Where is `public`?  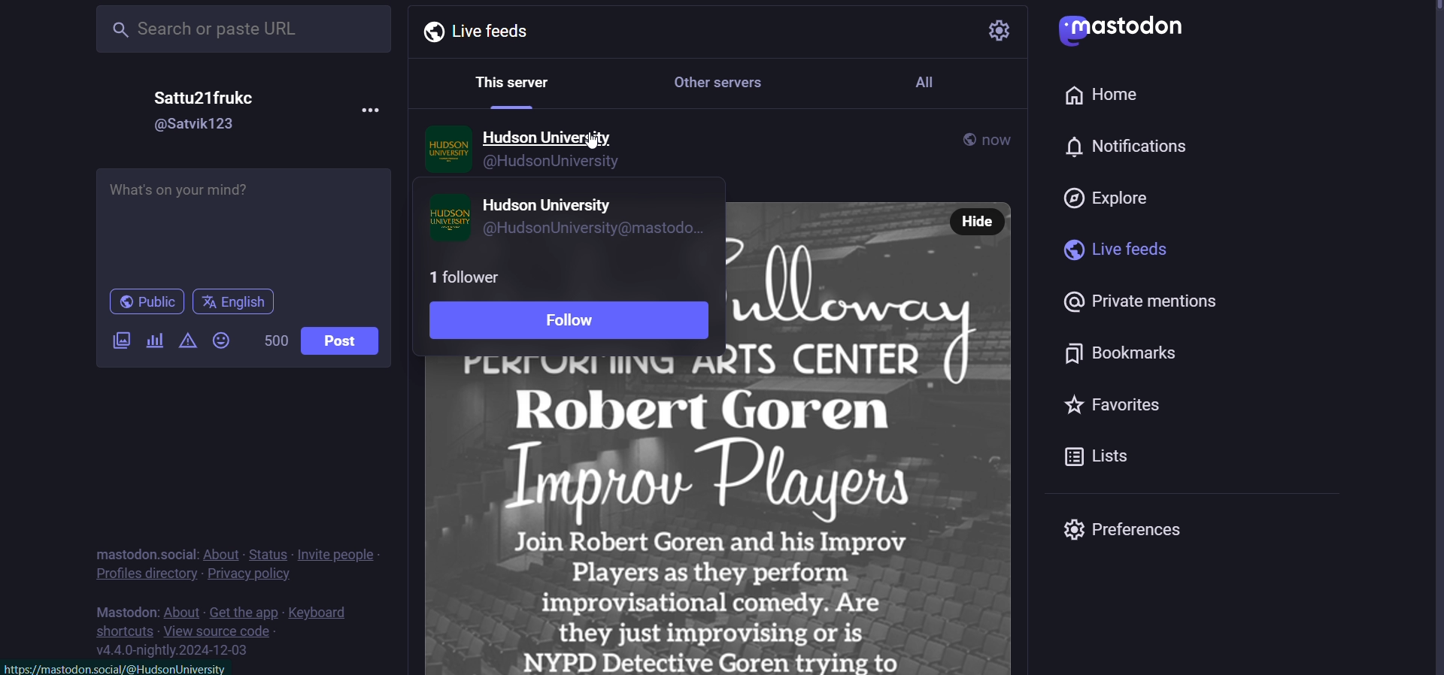 public is located at coordinates (966, 140).